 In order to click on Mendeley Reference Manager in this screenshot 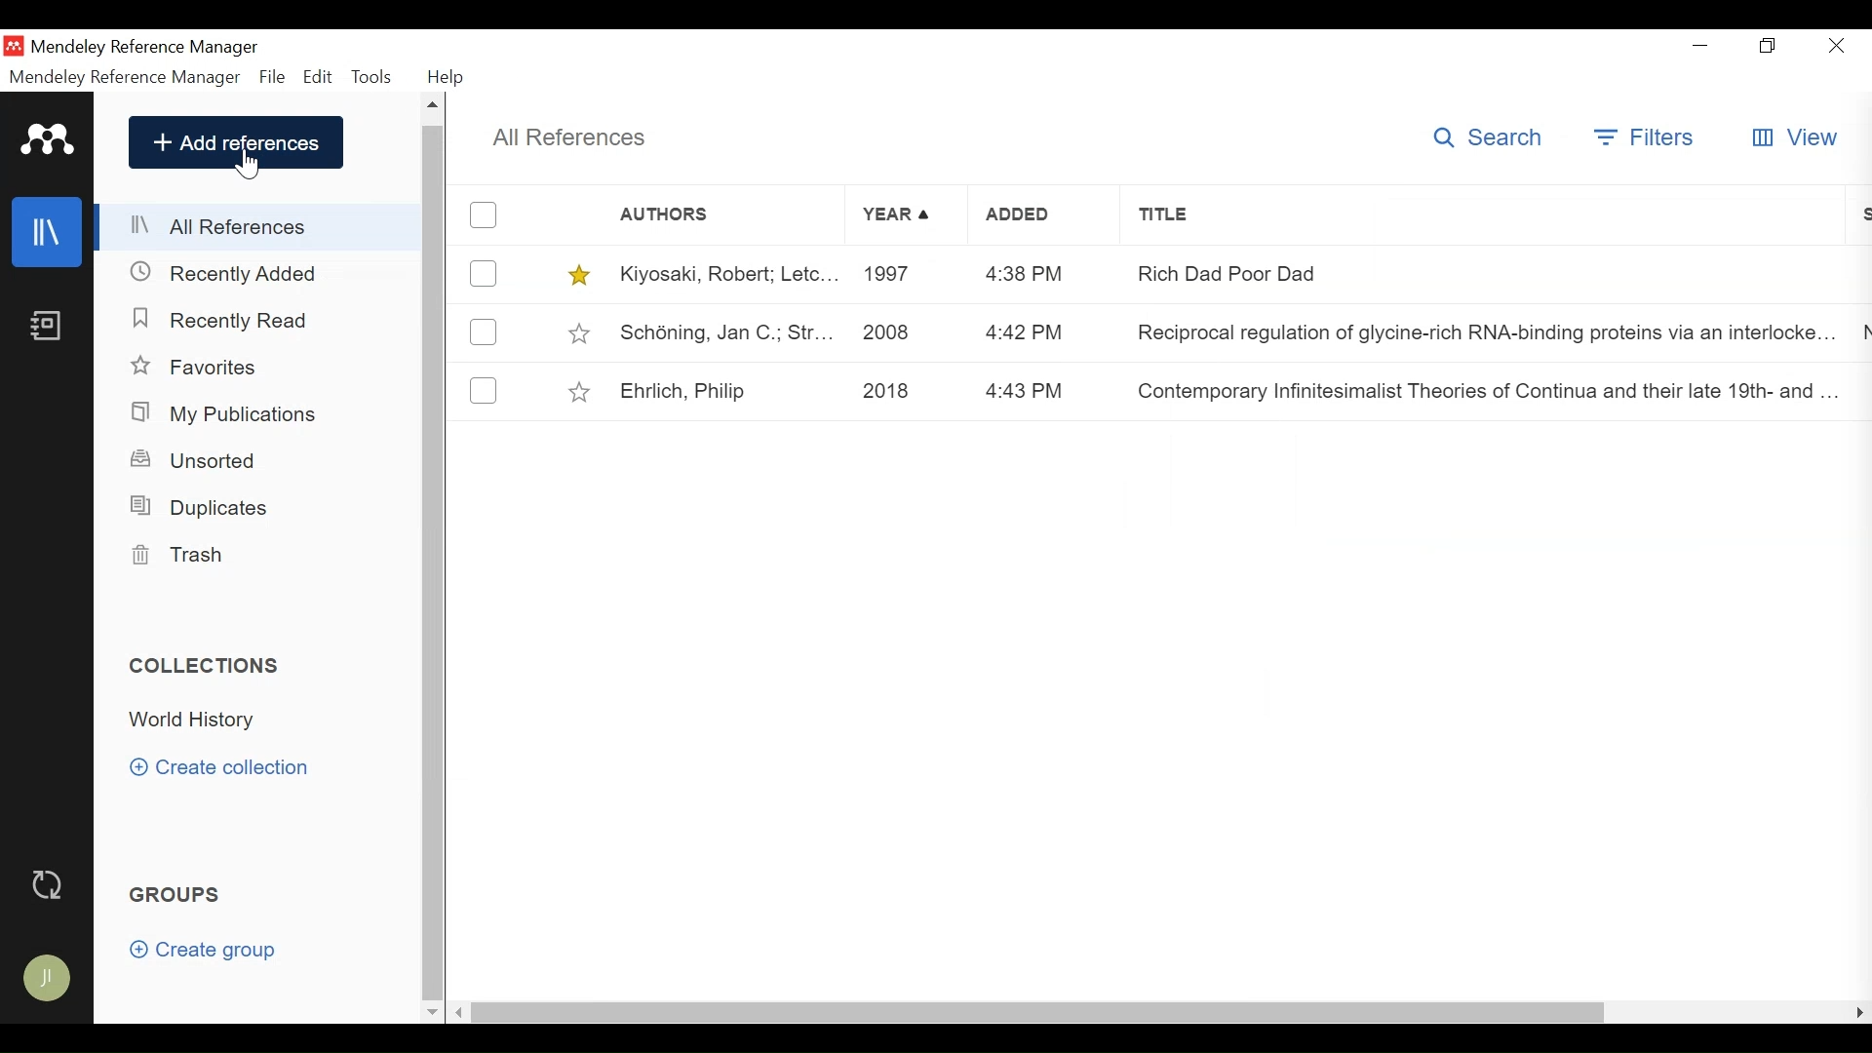, I will do `click(148, 47)`.